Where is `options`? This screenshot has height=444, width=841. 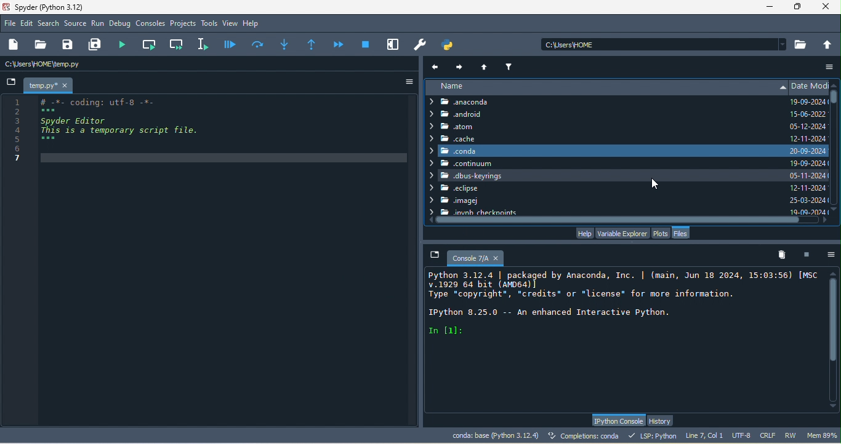
options is located at coordinates (404, 82).